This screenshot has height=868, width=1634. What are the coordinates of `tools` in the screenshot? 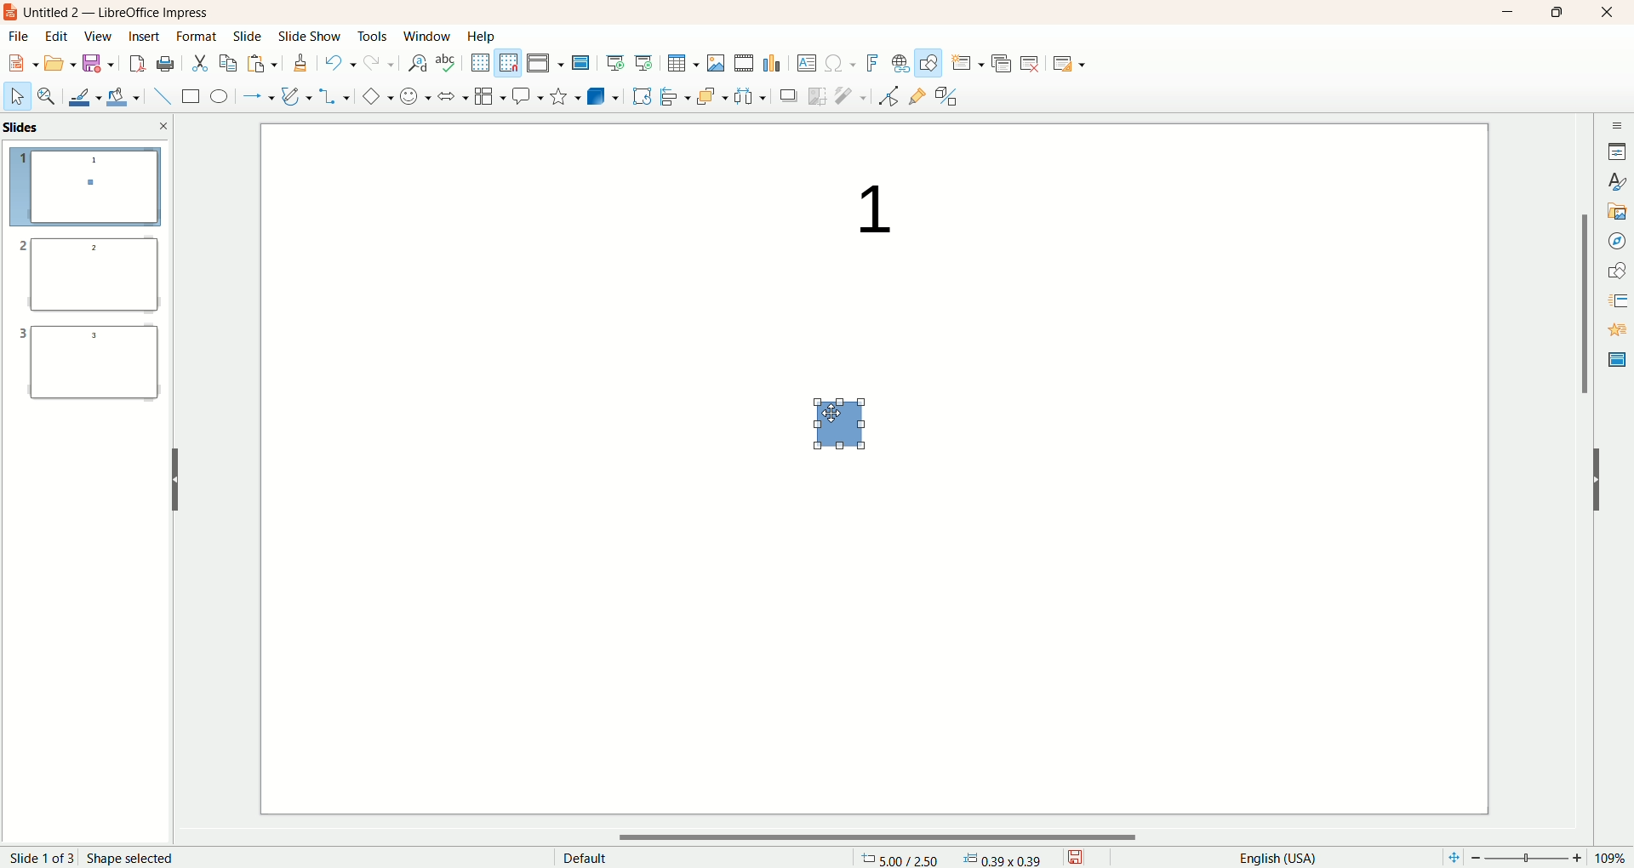 It's located at (374, 40).